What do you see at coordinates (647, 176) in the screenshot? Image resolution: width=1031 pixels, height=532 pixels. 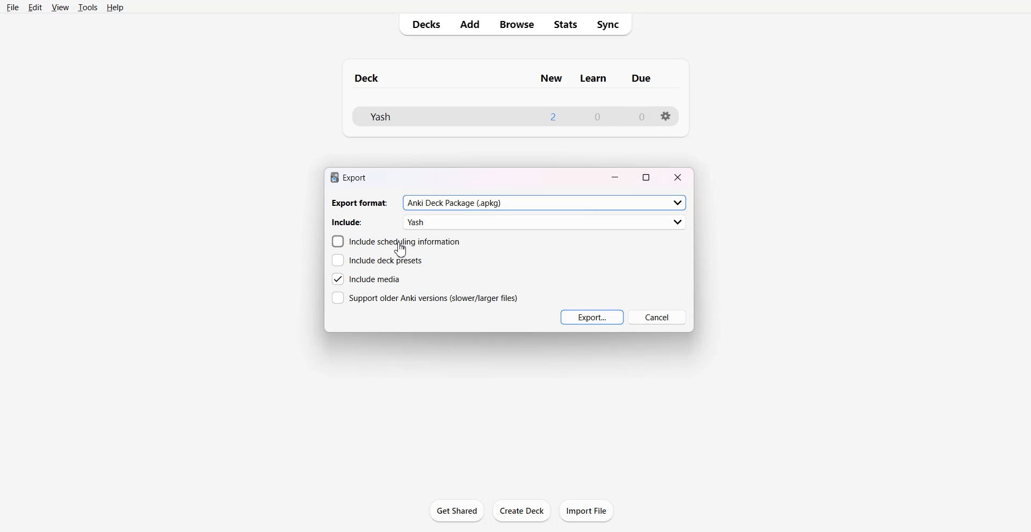 I see `Maximize` at bounding box center [647, 176].